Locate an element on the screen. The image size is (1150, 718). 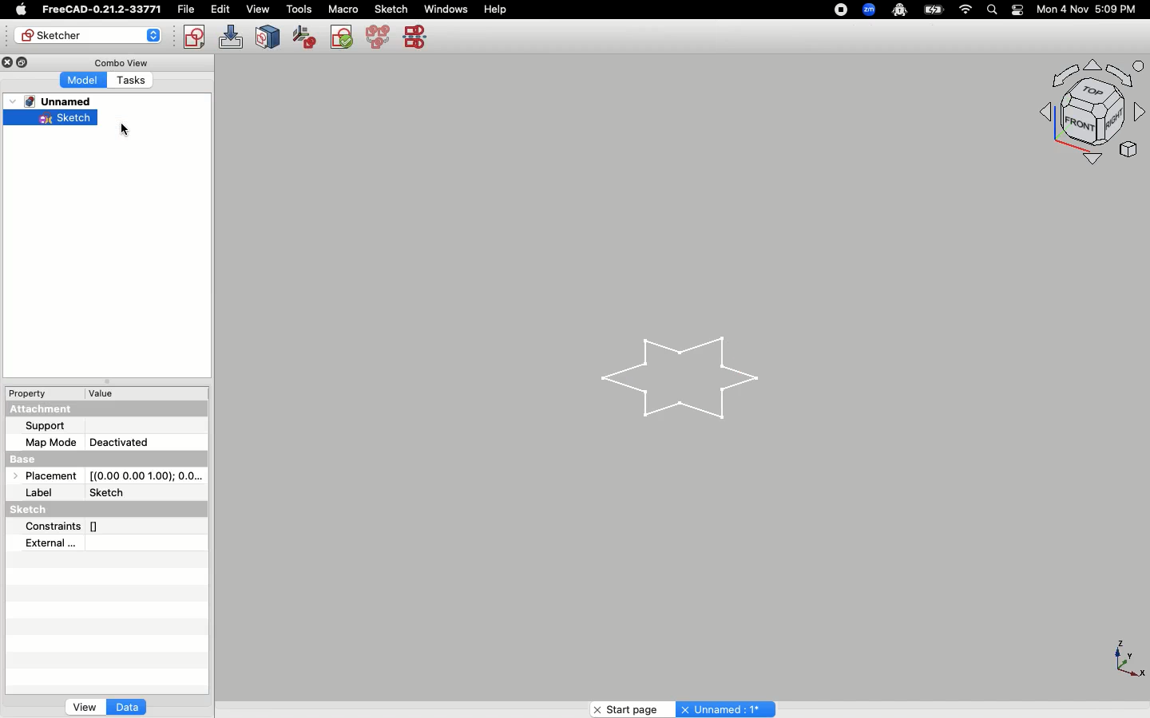
Start page is located at coordinates (629, 707).